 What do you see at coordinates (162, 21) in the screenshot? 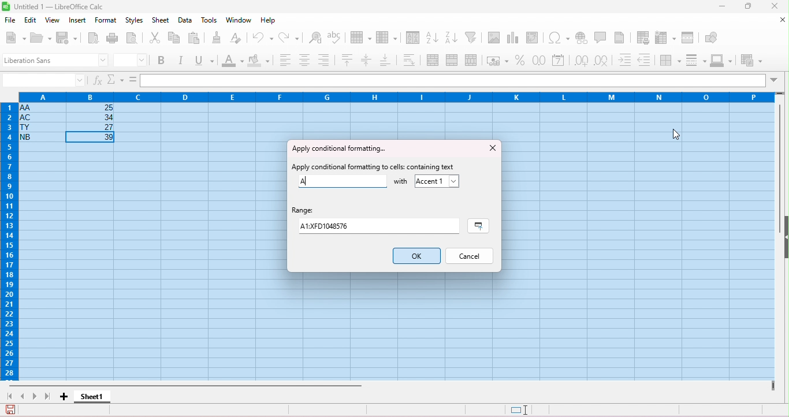
I see `sheet` at bounding box center [162, 21].